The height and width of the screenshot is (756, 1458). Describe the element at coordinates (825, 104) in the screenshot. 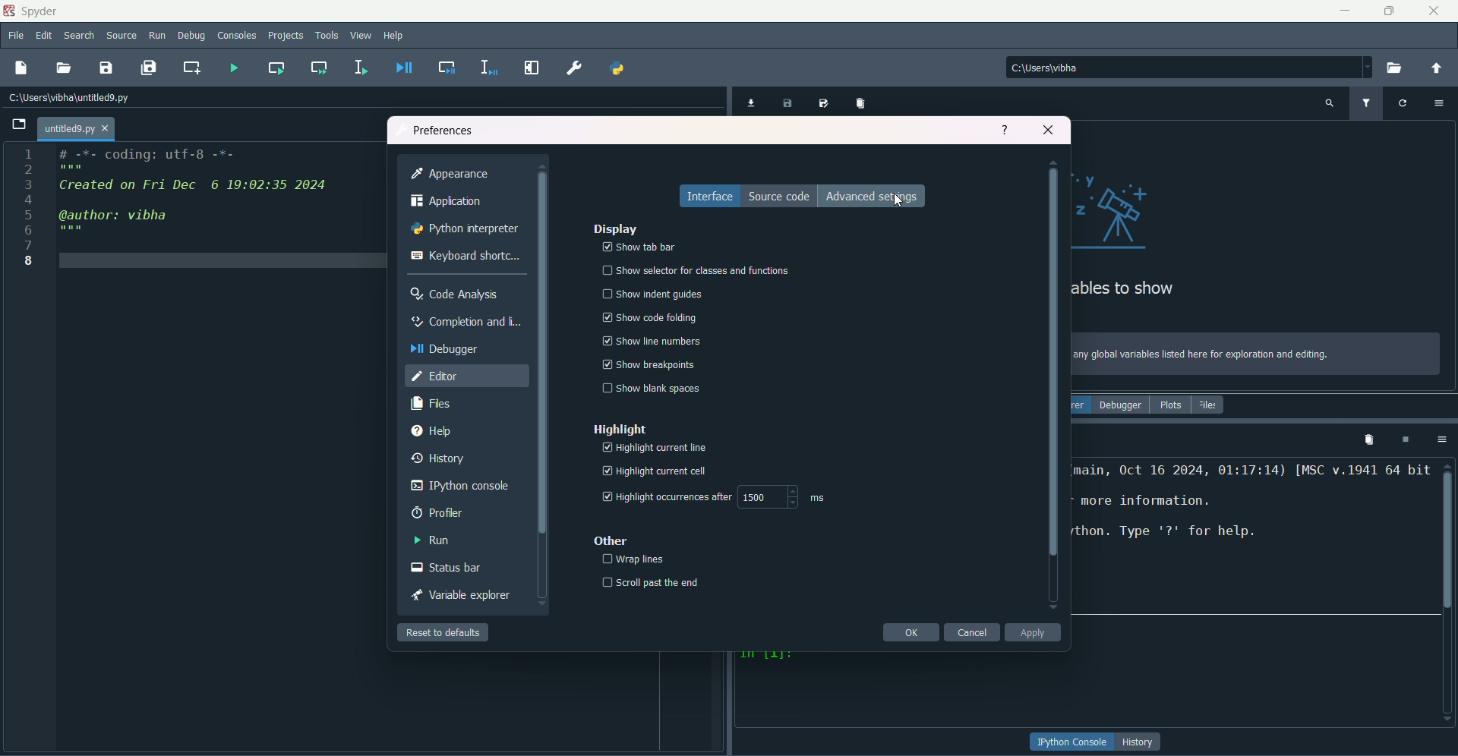

I see `save data as` at that location.